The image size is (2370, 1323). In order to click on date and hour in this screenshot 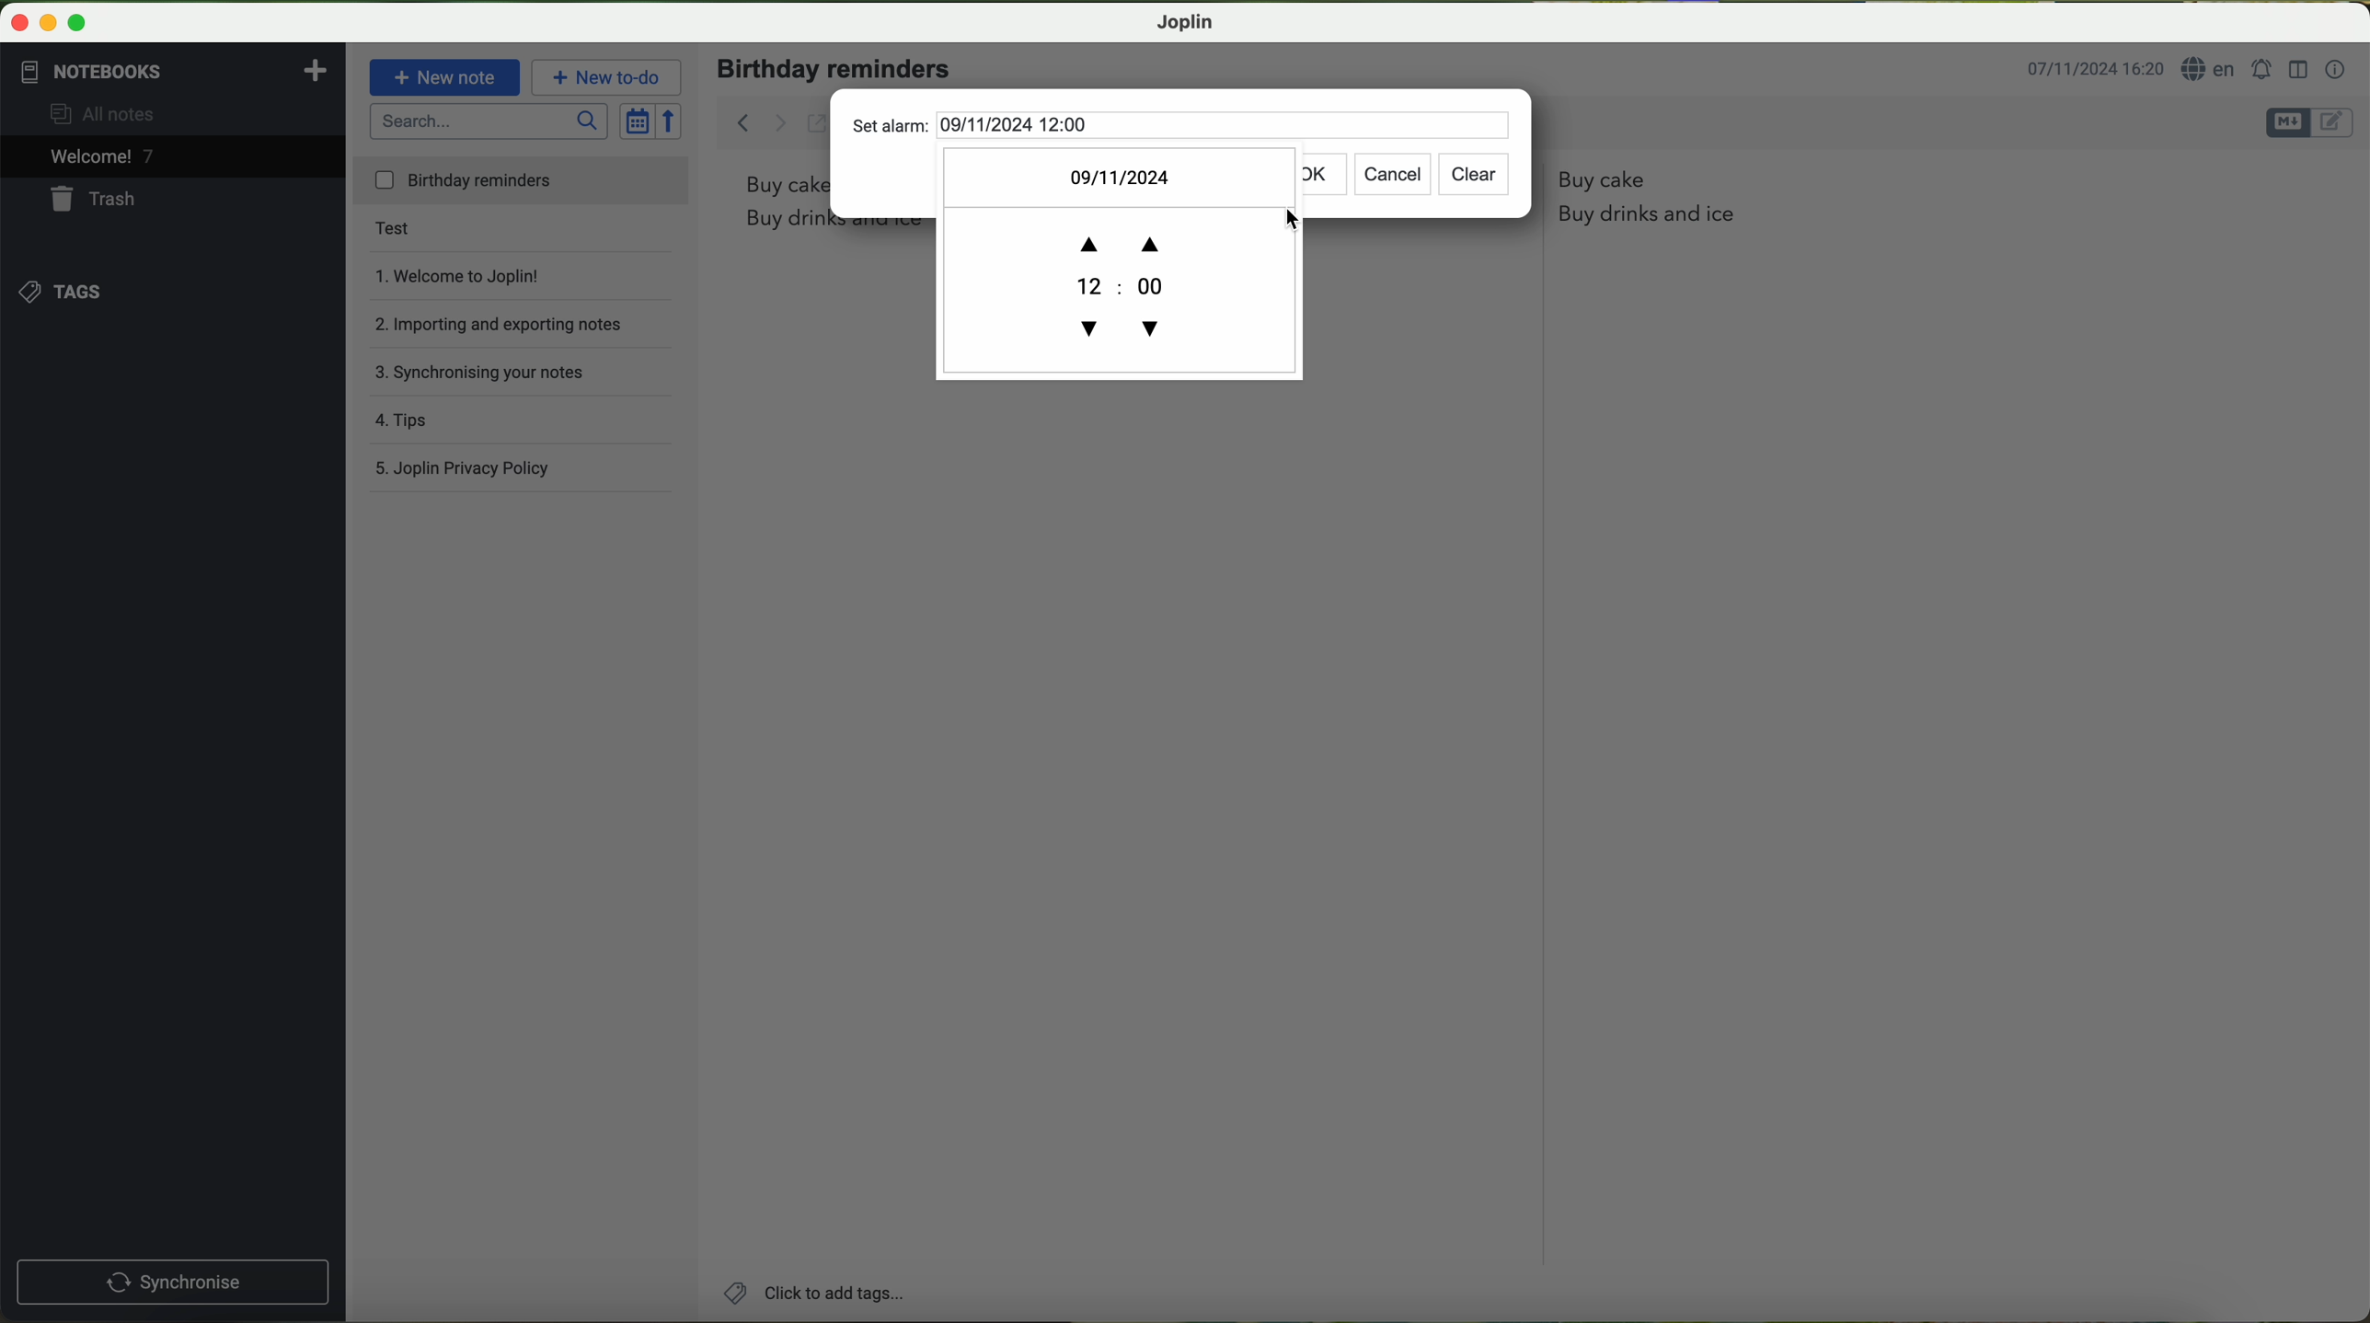, I will do `click(2096, 69)`.